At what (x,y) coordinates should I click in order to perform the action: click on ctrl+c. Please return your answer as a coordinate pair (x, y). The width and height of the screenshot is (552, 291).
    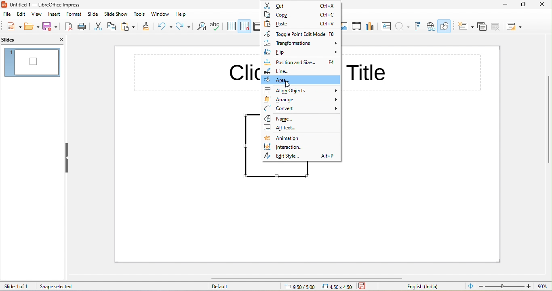
    Looking at the image, I should click on (328, 15).